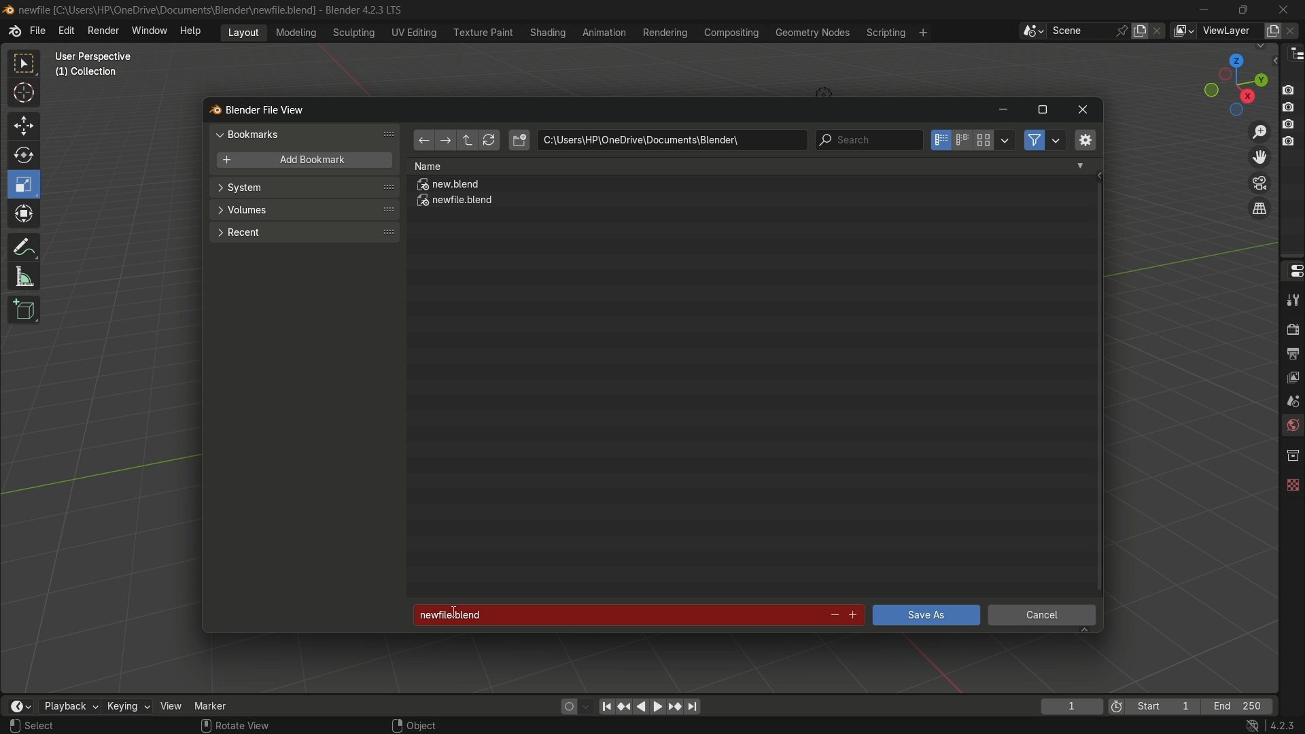  I want to click on recent, so click(302, 231).